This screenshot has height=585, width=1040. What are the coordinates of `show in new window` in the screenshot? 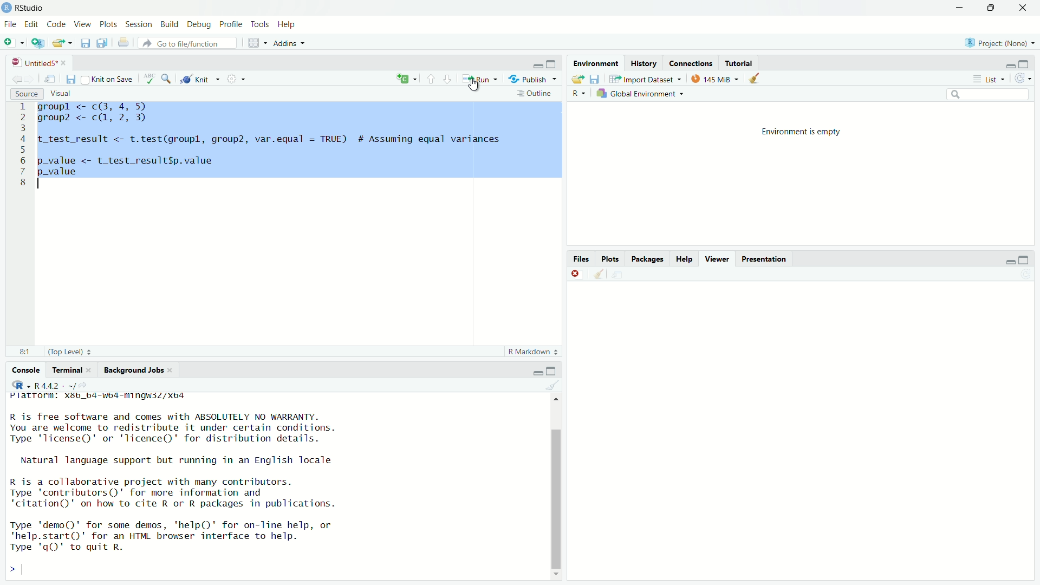 It's located at (50, 78).